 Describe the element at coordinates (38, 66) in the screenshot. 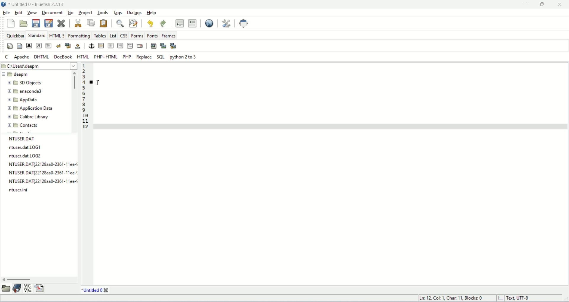

I see `location` at that location.